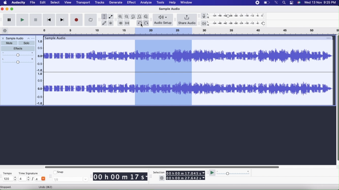 Image resolution: width=339 pixels, height=190 pixels. What do you see at coordinates (18, 61) in the screenshot?
I see `Pan: Center` at bounding box center [18, 61].